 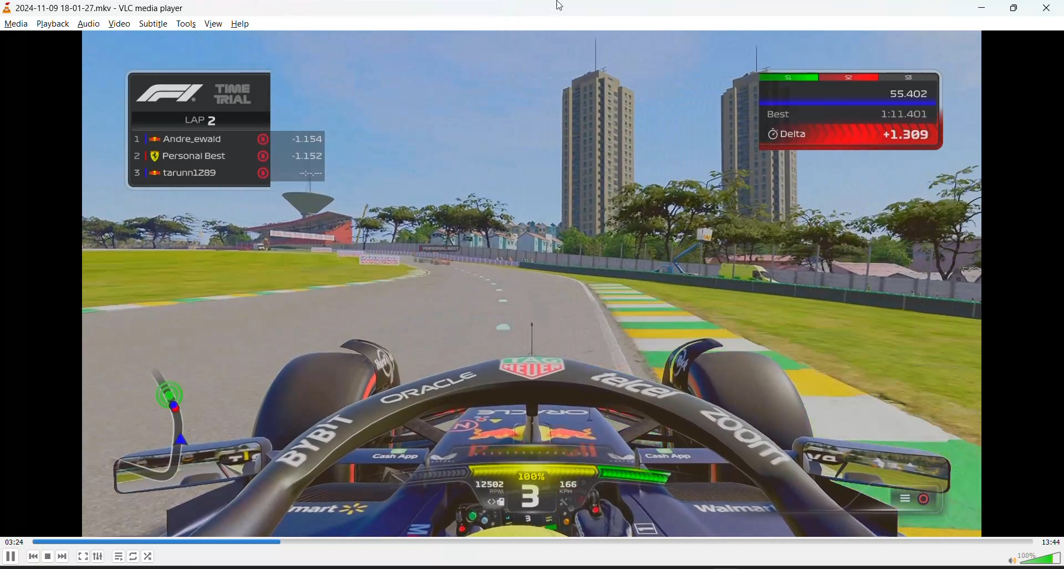 What do you see at coordinates (14, 23) in the screenshot?
I see `media` at bounding box center [14, 23].